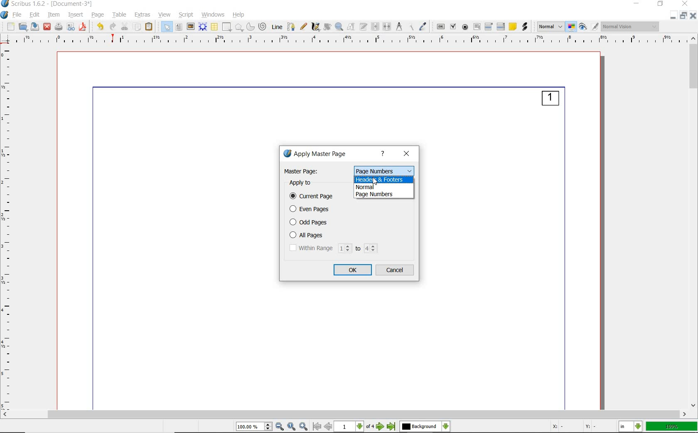 The width and height of the screenshot is (698, 433). Describe the element at coordinates (10, 228) in the screenshot. I see `ruler` at that location.